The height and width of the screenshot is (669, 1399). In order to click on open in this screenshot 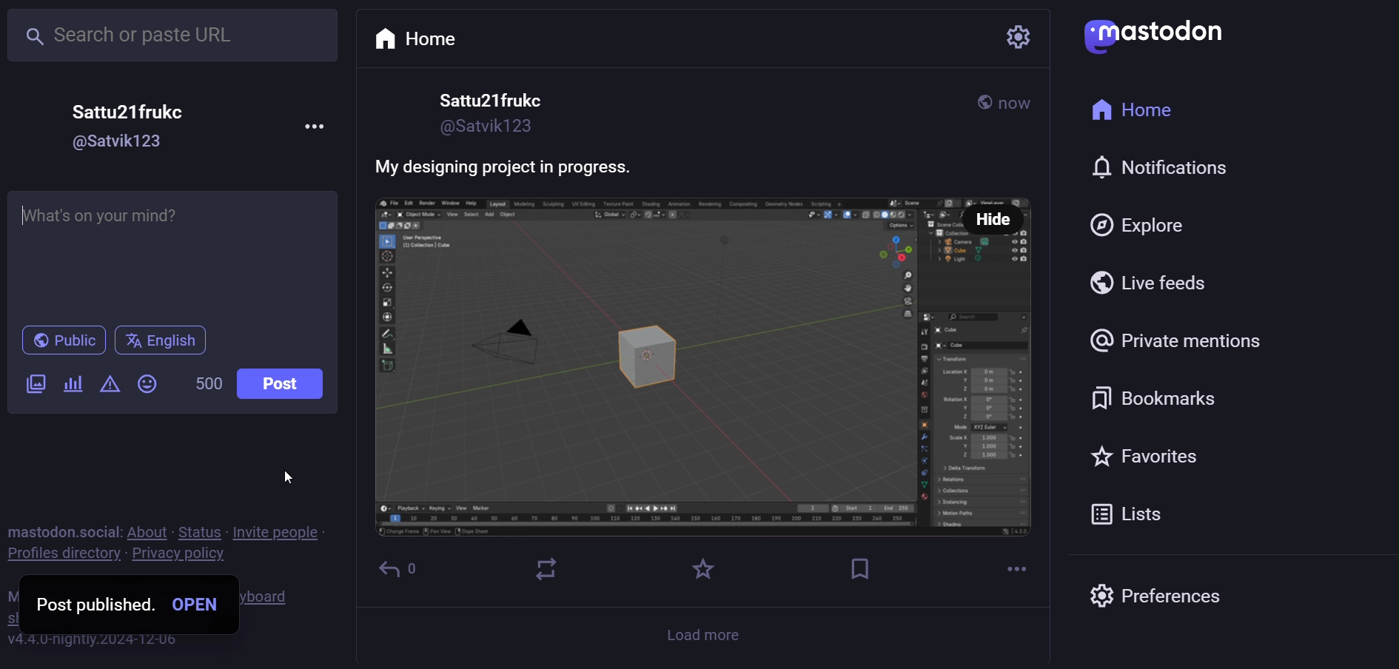, I will do `click(199, 600)`.